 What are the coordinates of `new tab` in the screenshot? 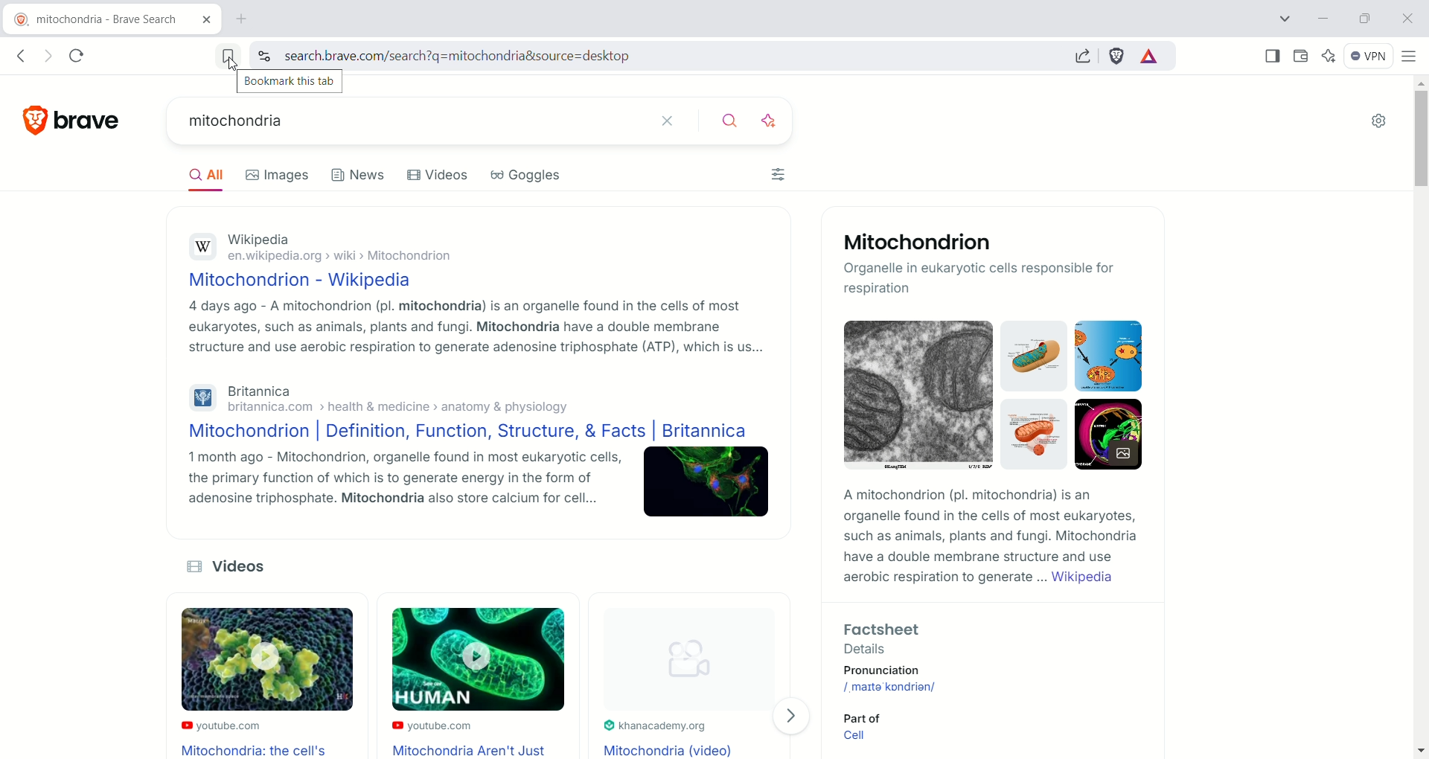 It's located at (243, 21).